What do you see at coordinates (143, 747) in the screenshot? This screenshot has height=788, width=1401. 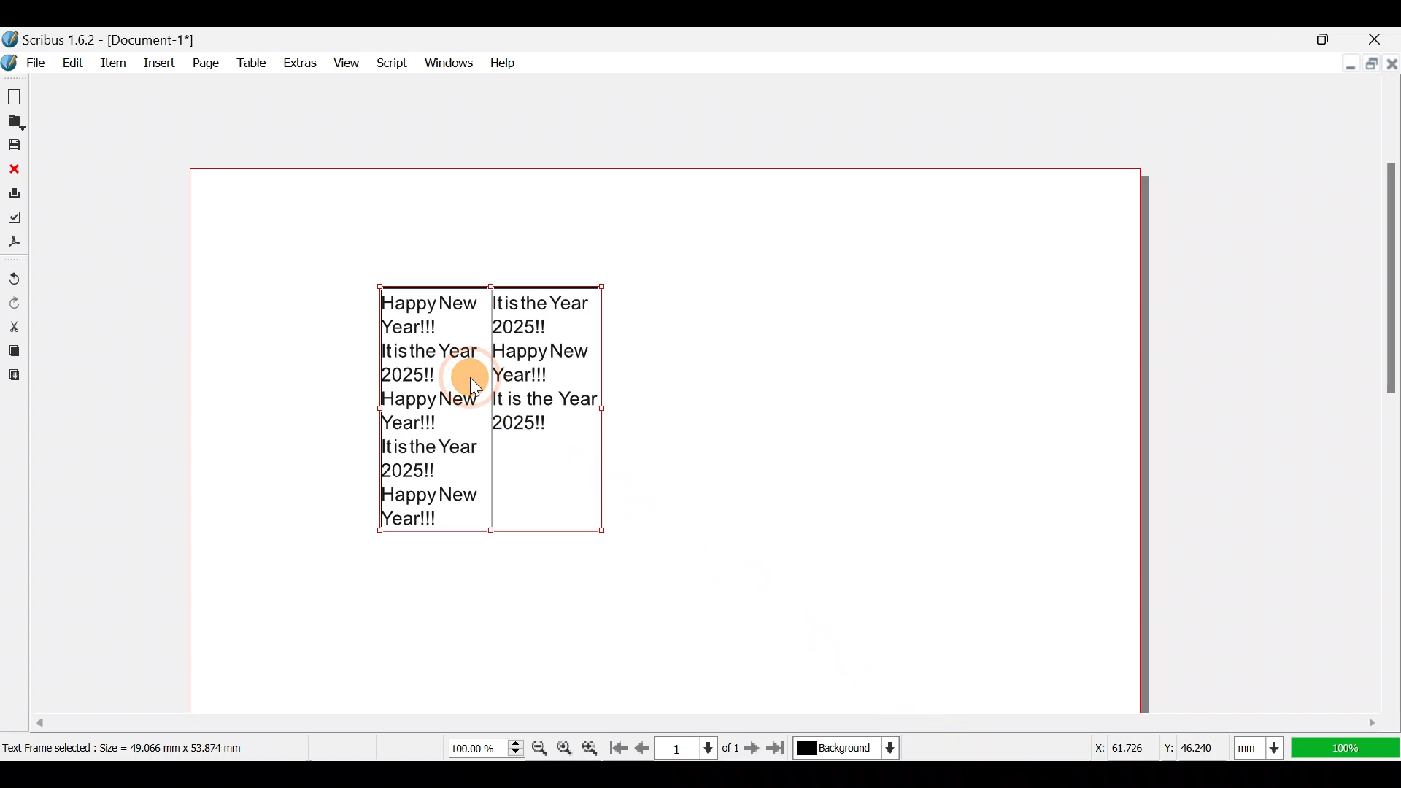 I see `Dimension of selected text frame` at bounding box center [143, 747].